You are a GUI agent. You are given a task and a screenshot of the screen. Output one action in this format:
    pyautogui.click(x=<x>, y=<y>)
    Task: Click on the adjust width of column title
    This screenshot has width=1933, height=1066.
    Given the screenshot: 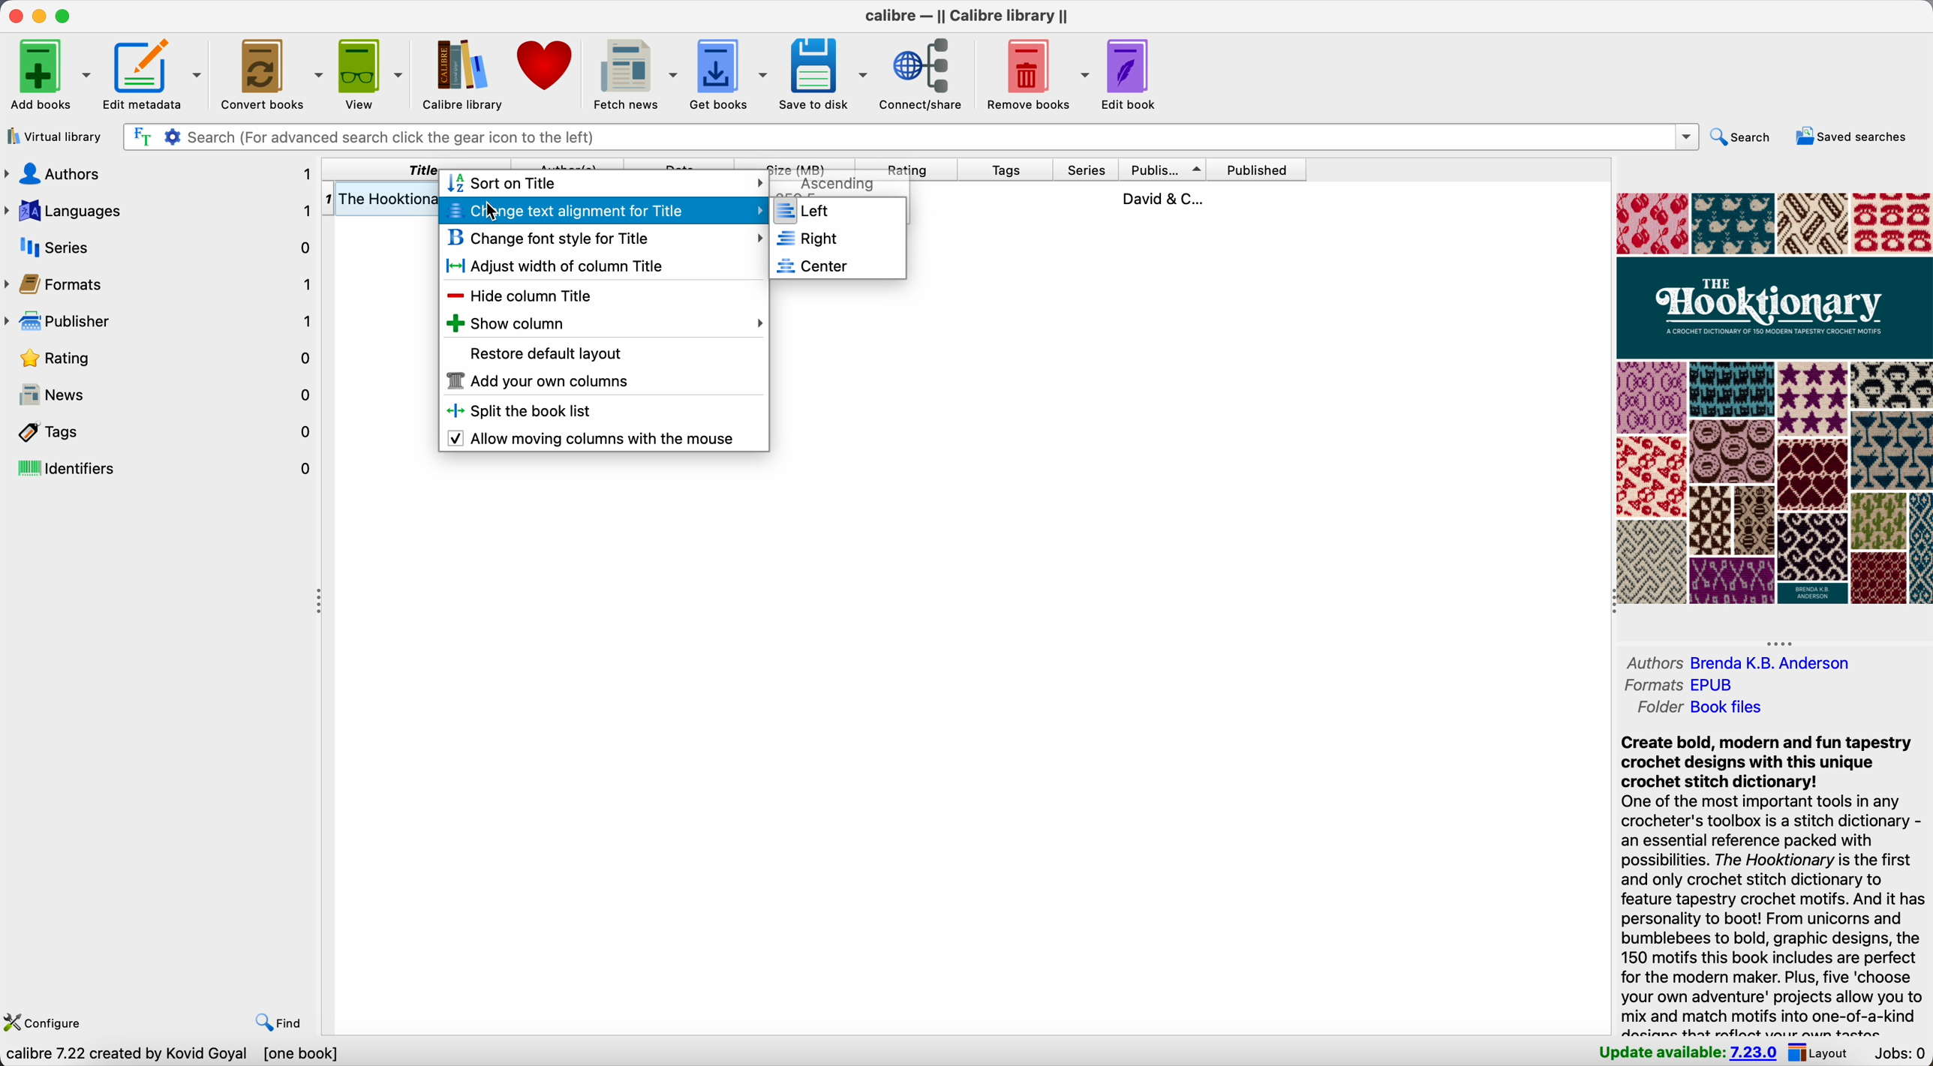 What is the action you would take?
    pyautogui.click(x=564, y=267)
    